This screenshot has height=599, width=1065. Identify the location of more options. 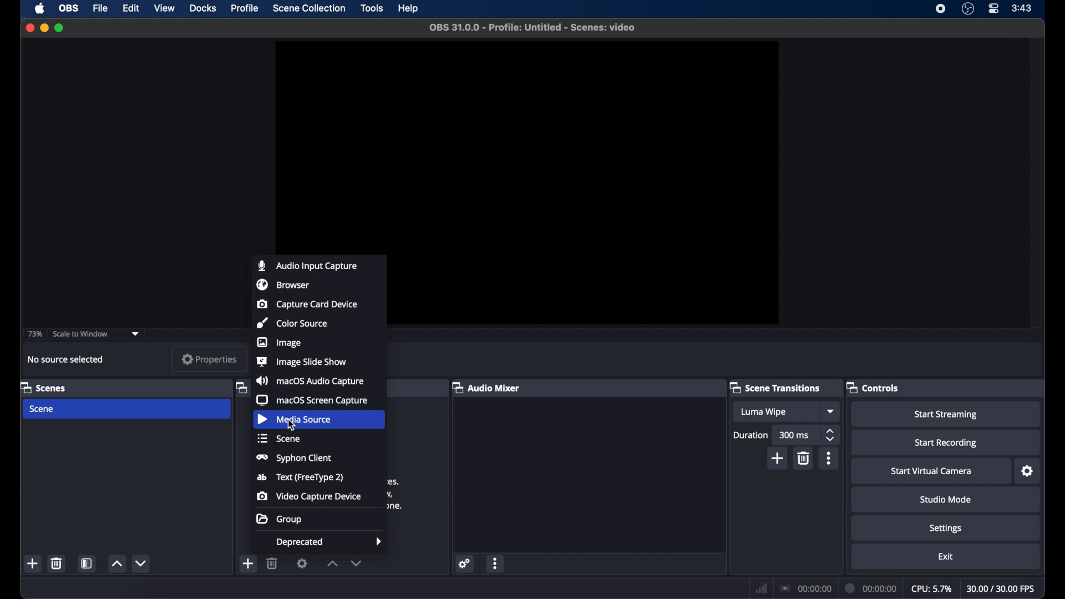
(496, 563).